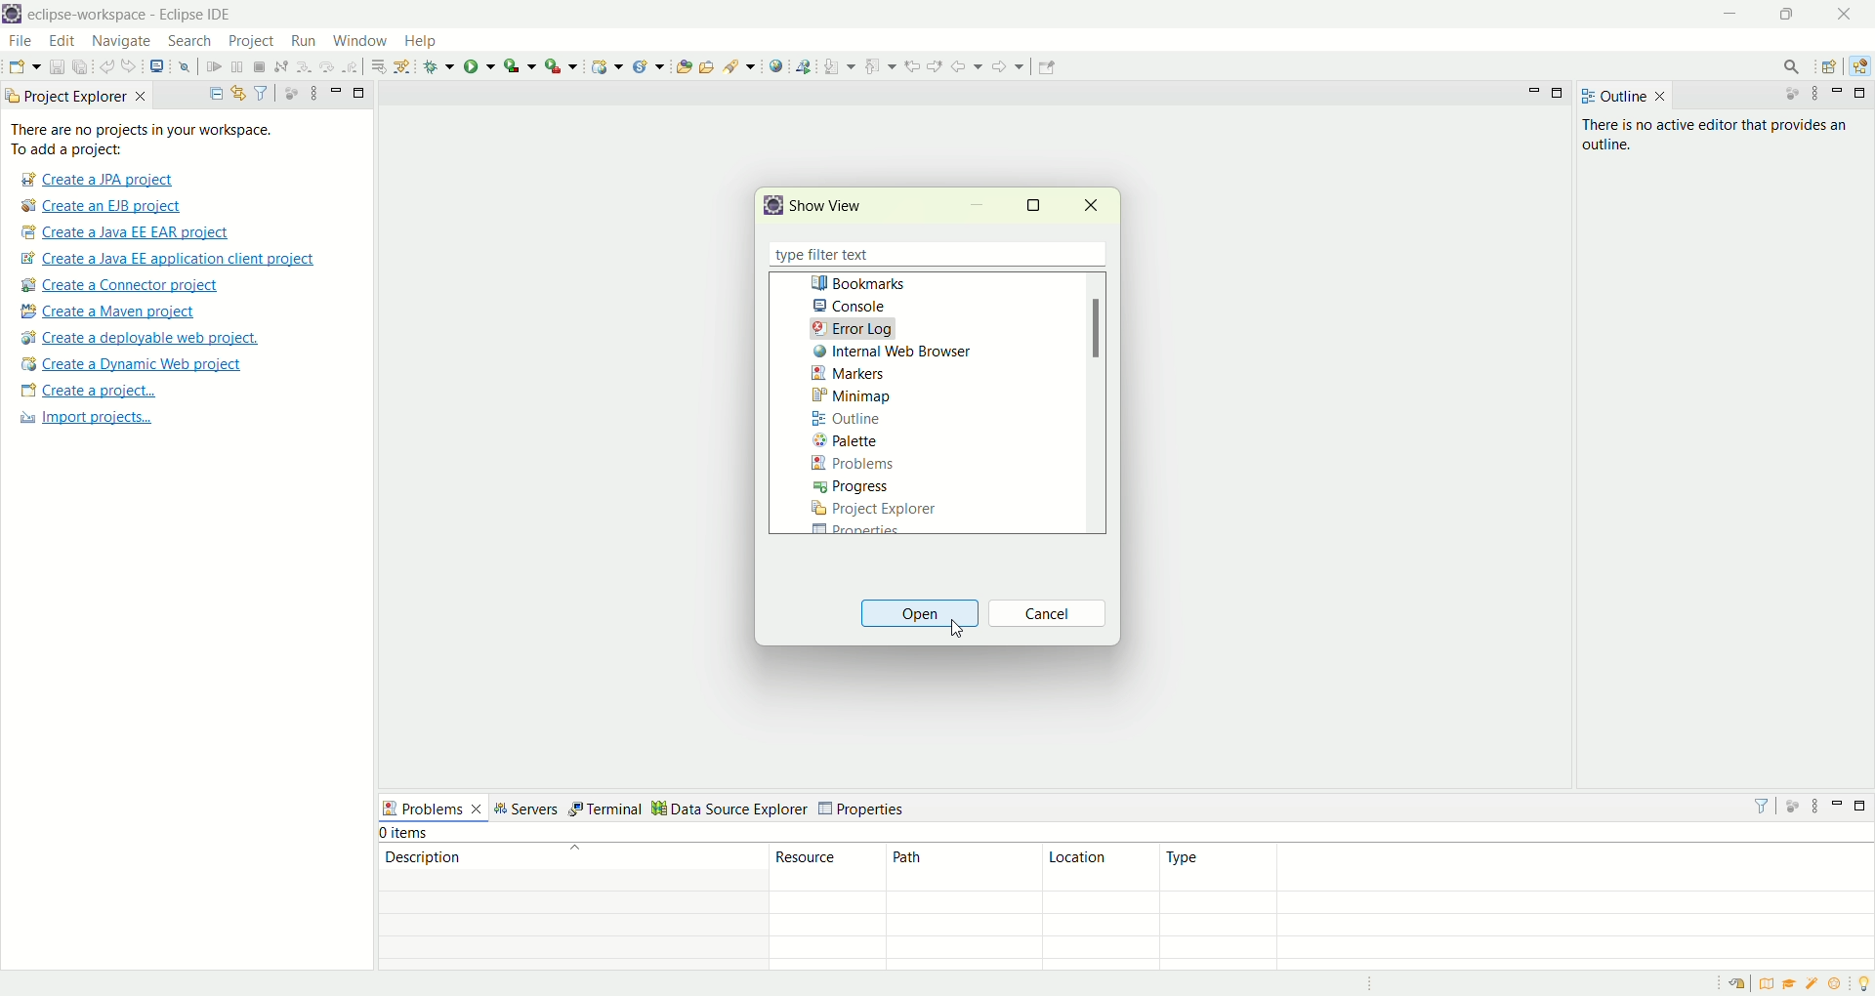 The image size is (1875, 996). What do you see at coordinates (1827, 64) in the screenshot?
I see `open perspective` at bounding box center [1827, 64].